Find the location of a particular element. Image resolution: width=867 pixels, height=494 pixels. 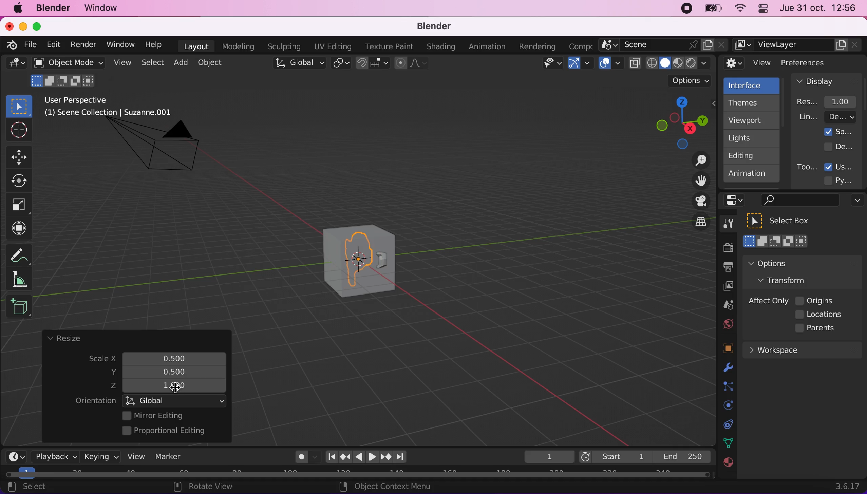

window is located at coordinates (104, 8).